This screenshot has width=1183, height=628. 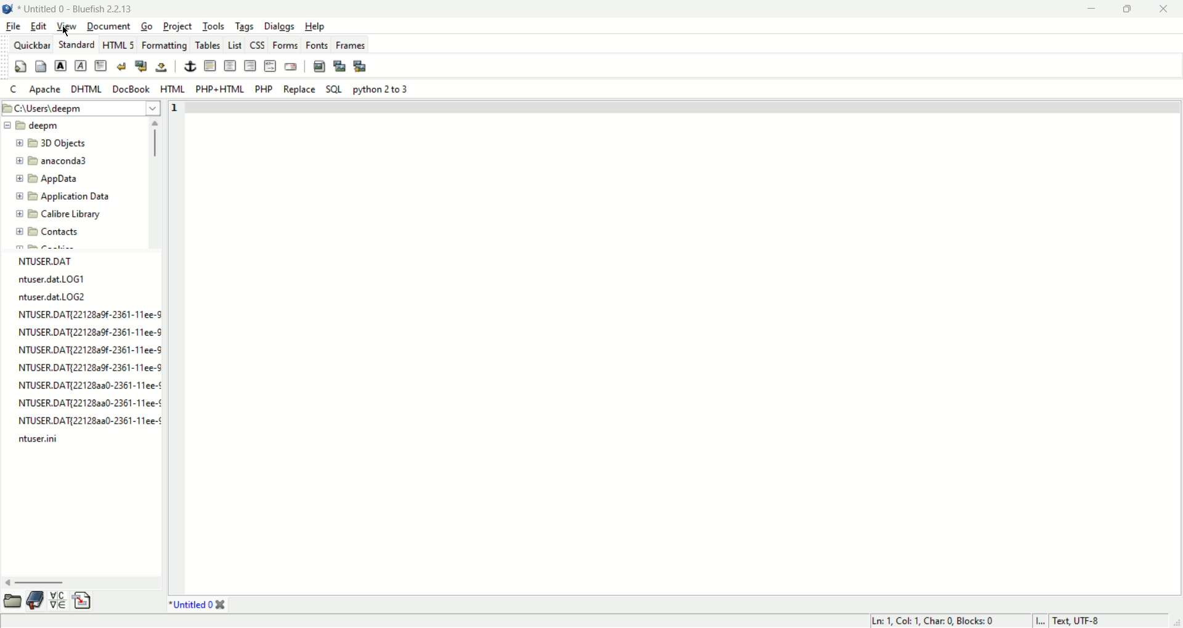 I want to click on quickstart, so click(x=20, y=66).